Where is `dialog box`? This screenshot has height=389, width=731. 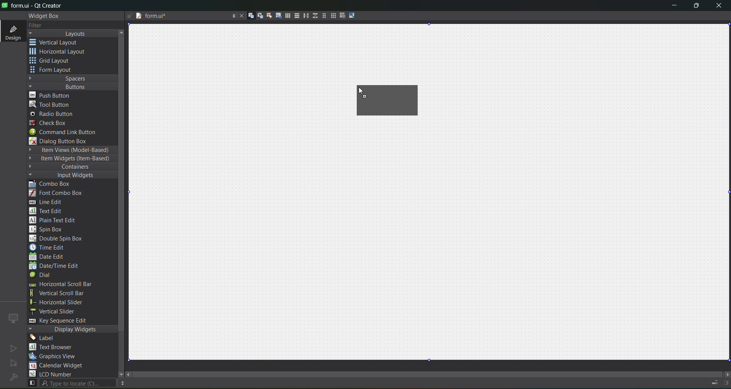 dialog box is located at coordinates (64, 141).